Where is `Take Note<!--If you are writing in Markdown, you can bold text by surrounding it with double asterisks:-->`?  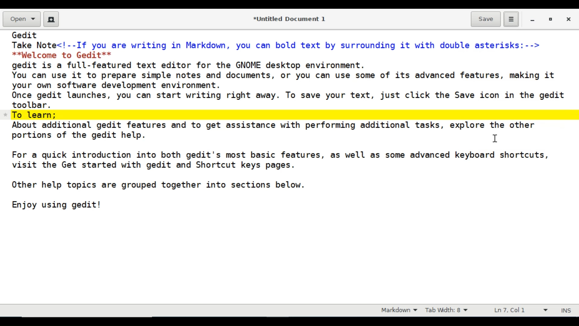 Take Note<!--If you are writing in Markdown, you can bold text by surrounding it with double asterisks:--> is located at coordinates (279, 44).